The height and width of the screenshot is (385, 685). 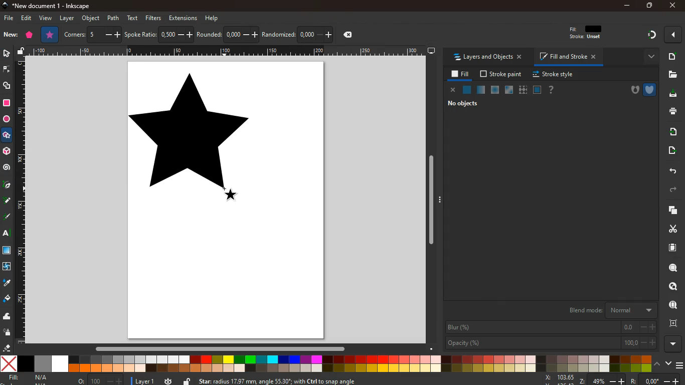 I want to click on files, so click(x=670, y=74).